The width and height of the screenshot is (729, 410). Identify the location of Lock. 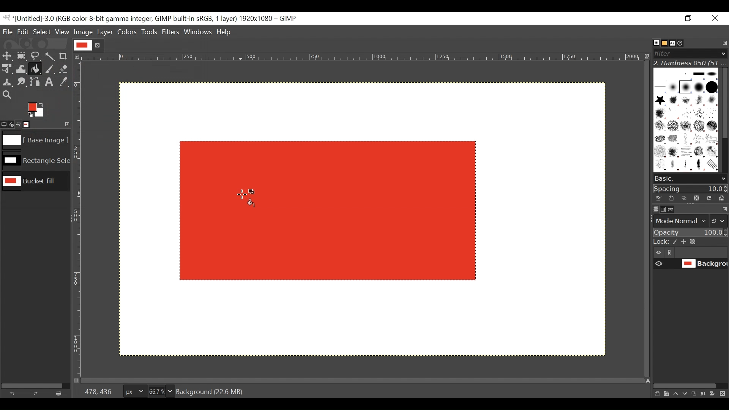
(690, 242).